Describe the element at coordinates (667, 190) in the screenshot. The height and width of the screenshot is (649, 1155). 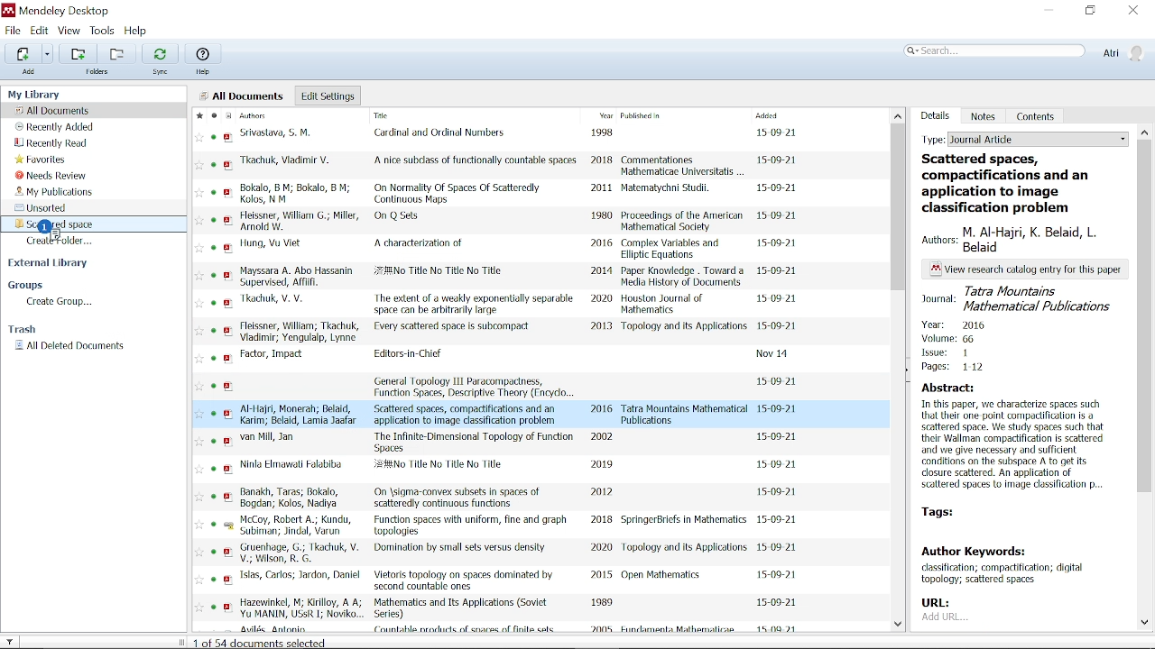
I see `Matematychni Studil` at that location.